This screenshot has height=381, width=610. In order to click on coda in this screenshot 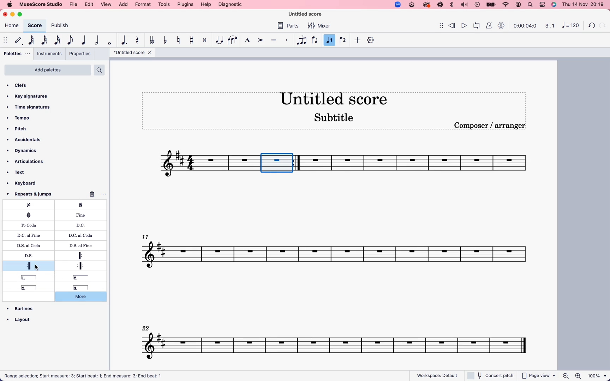, I will do `click(29, 215)`.